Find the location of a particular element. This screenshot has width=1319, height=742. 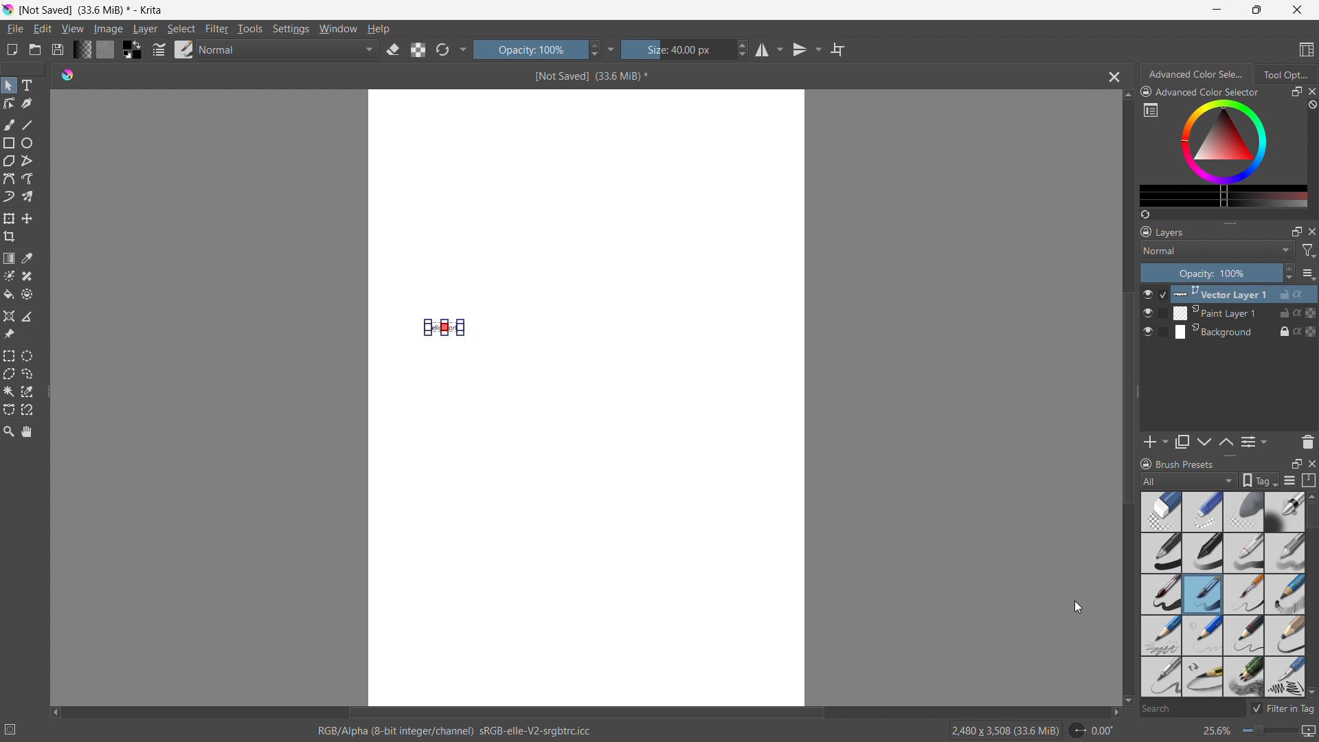

duplicate layer is located at coordinates (1182, 442).